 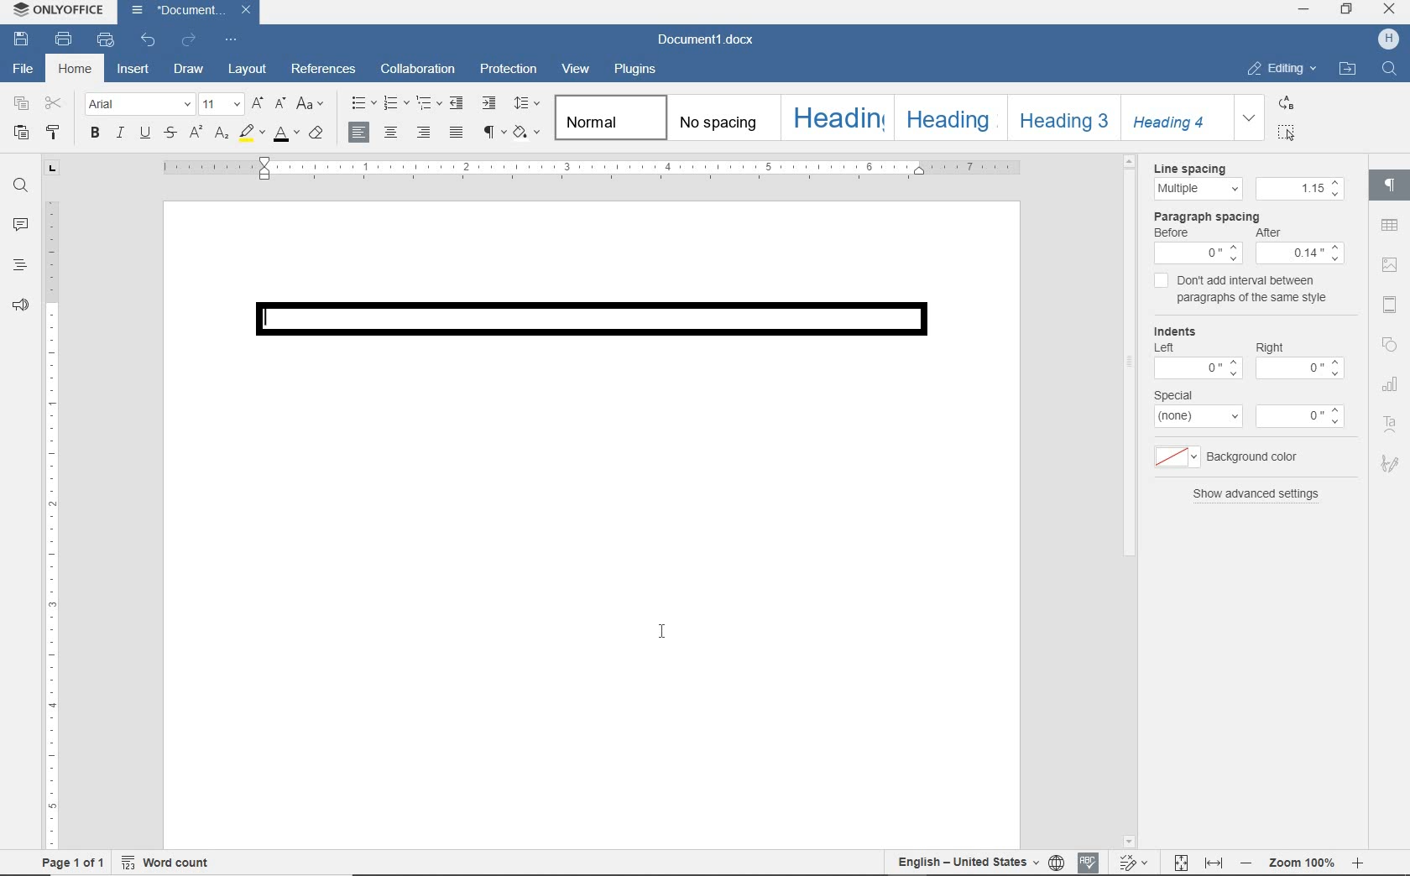 I want to click on feedback & support, so click(x=18, y=304).